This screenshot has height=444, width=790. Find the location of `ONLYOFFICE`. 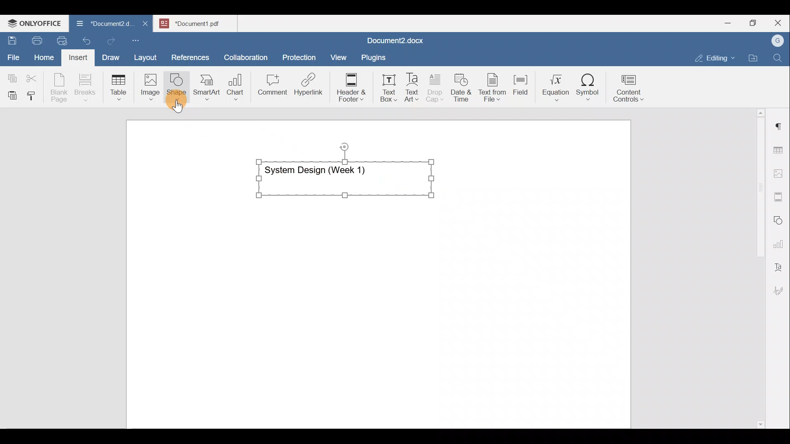

ONLYOFFICE is located at coordinates (35, 23).